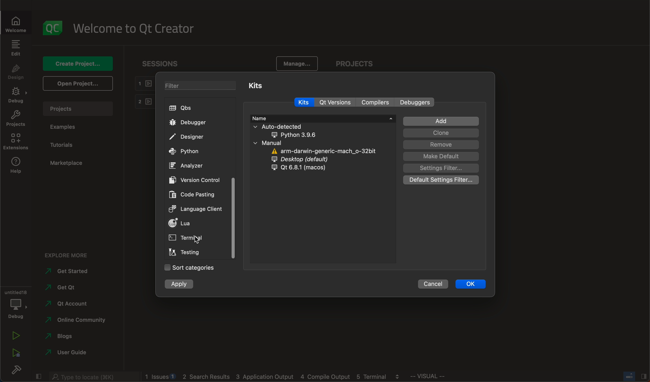 Image resolution: width=650 pixels, height=382 pixels. What do you see at coordinates (69, 352) in the screenshot?
I see `guide` at bounding box center [69, 352].